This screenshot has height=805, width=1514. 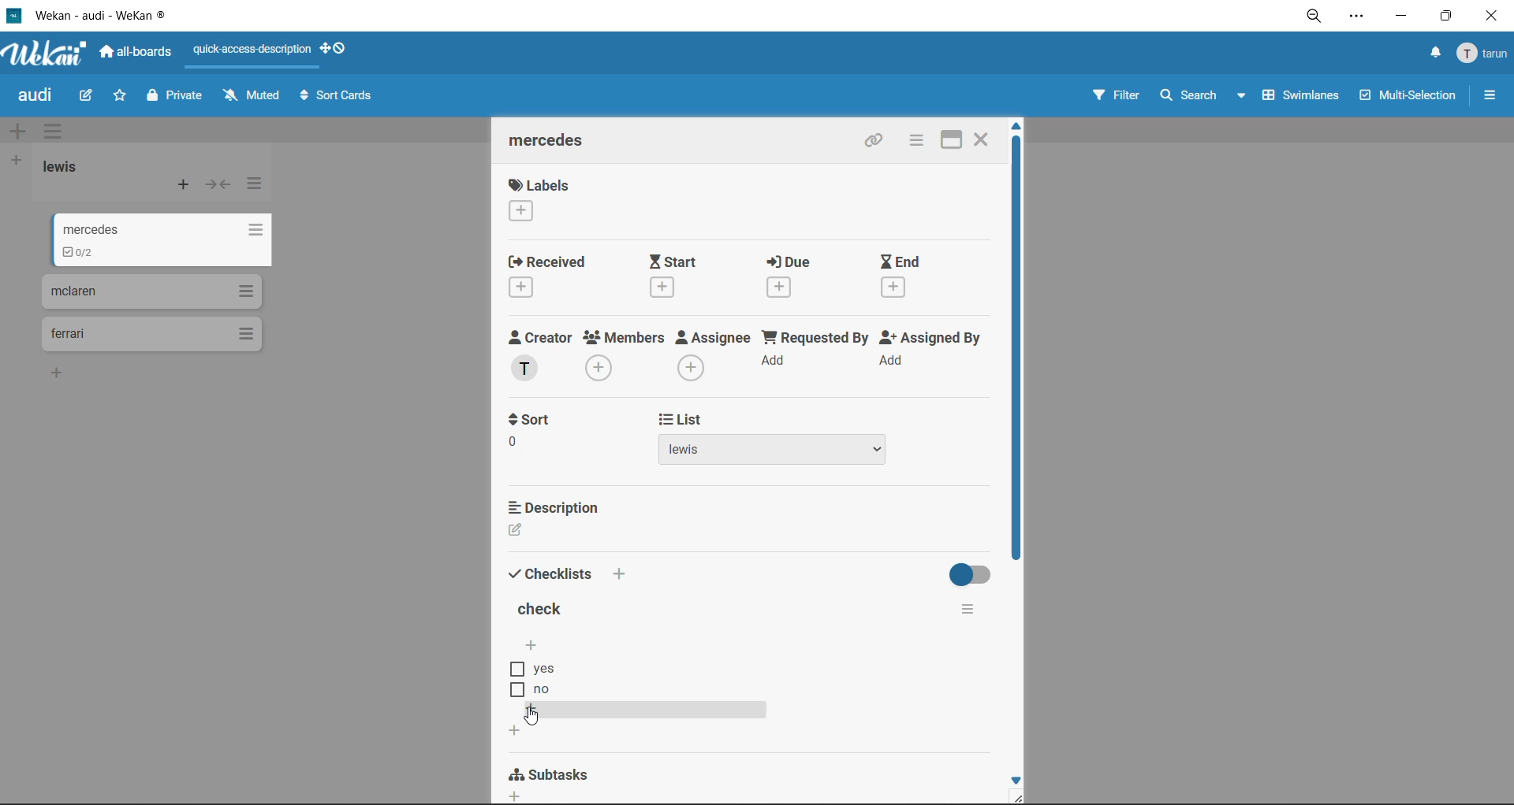 What do you see at coordinates (254, 54) in the screenshot?
I see `quick access description` at bounding box center [254, 54].